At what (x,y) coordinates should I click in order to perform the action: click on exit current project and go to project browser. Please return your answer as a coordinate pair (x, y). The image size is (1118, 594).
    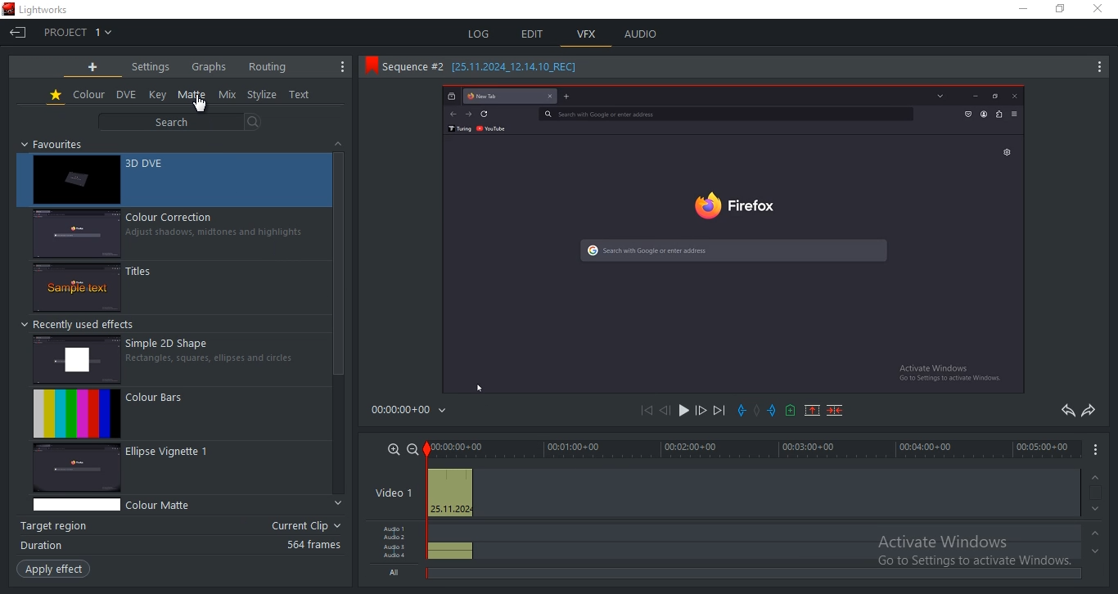
    Looking at the image, I should click on (19, 34).